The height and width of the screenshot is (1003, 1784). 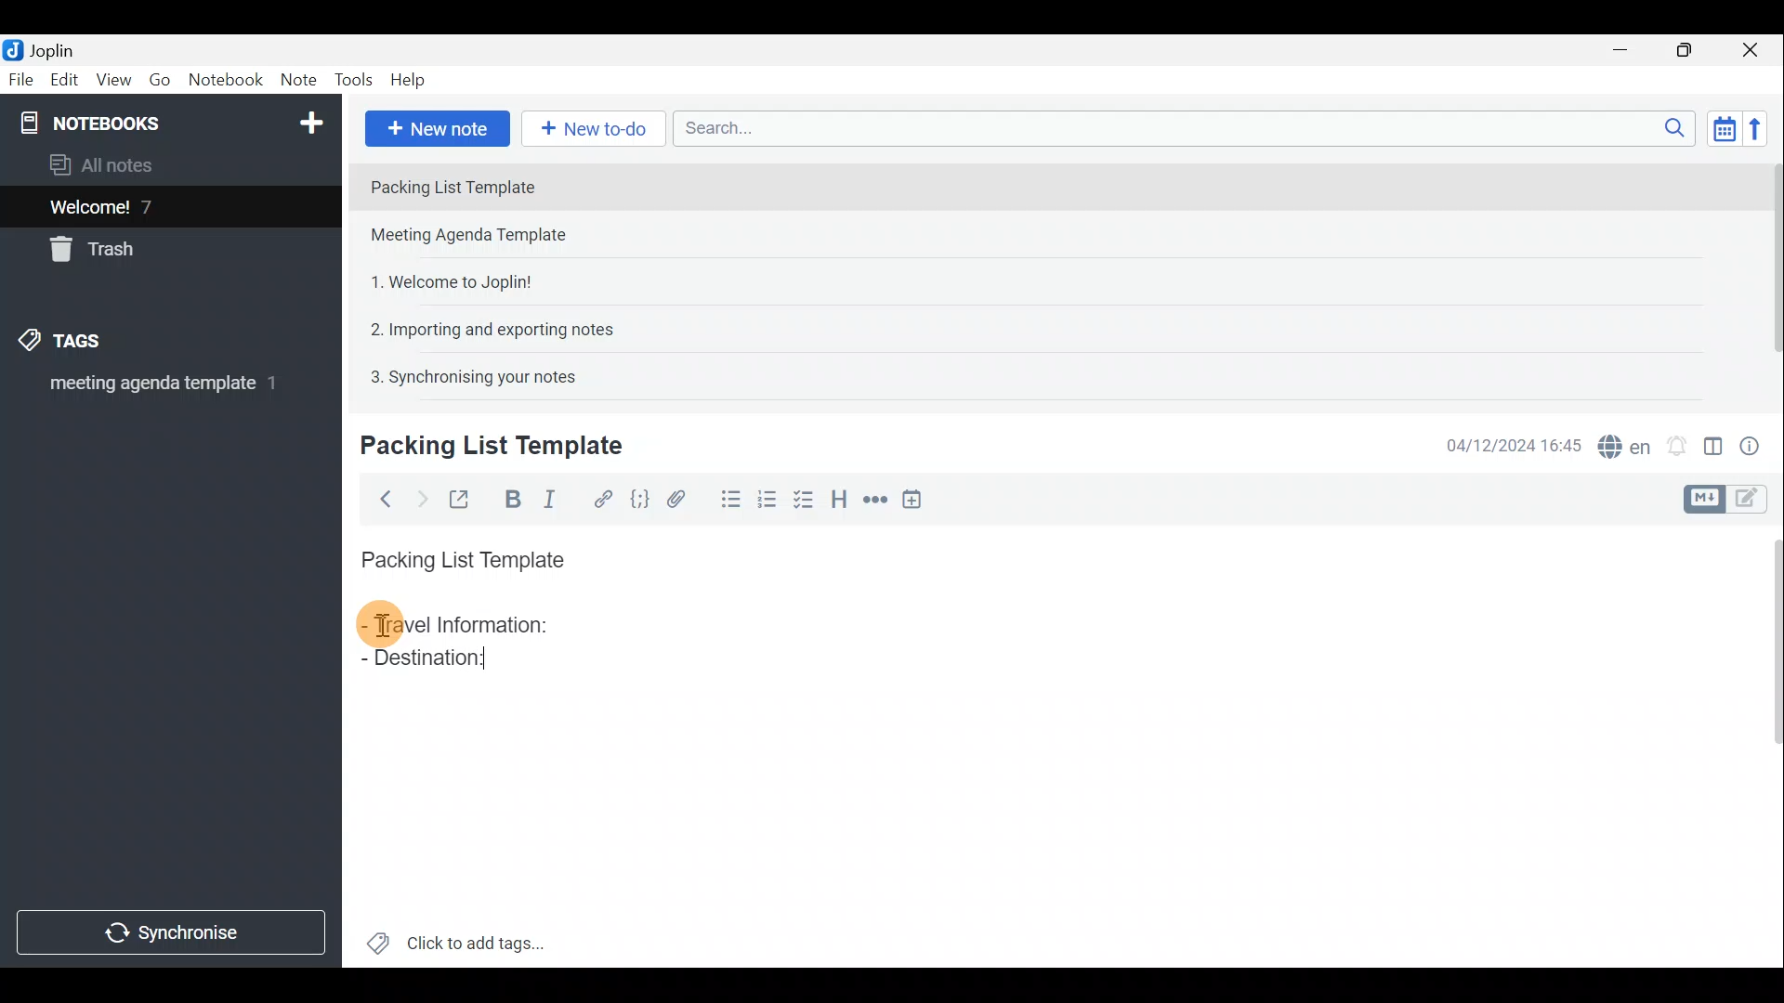 I want to click on Toggle external editing, so click(x=461, y=497).